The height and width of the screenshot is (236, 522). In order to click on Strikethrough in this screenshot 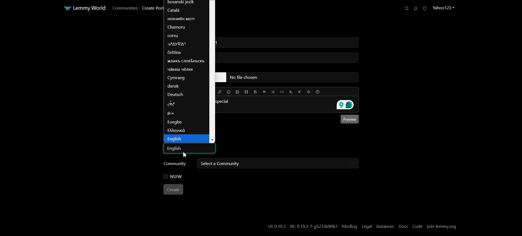, I will do `click(256, 92)`.